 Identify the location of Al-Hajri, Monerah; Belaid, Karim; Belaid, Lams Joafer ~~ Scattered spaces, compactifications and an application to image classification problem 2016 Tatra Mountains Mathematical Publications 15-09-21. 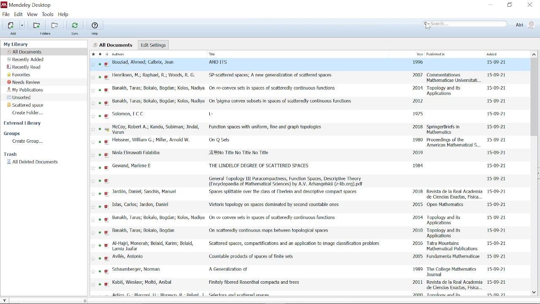
(307, 246).